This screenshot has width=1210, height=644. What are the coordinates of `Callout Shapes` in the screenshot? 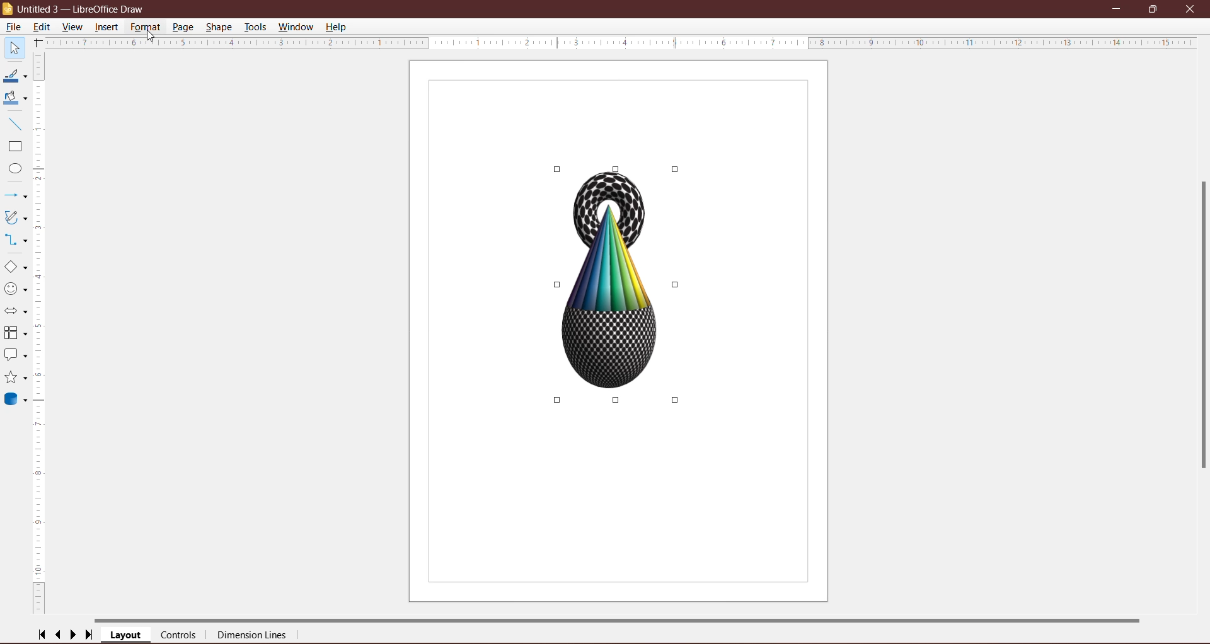 It's located at (16, 356).